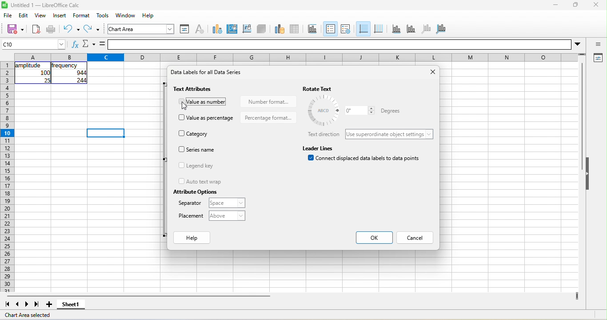  What do you see at coordinates (389, 112) in the screenshot?
I see `degrees` at bounding box center [389, 112].